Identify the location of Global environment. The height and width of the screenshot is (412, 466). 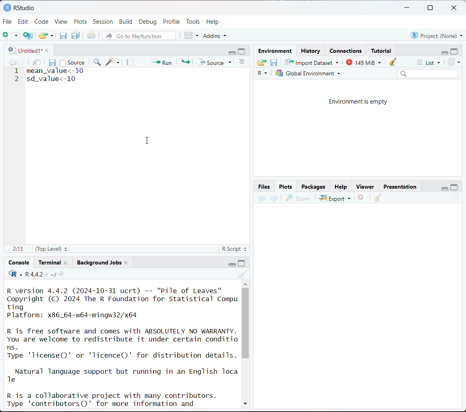
(308, 73).